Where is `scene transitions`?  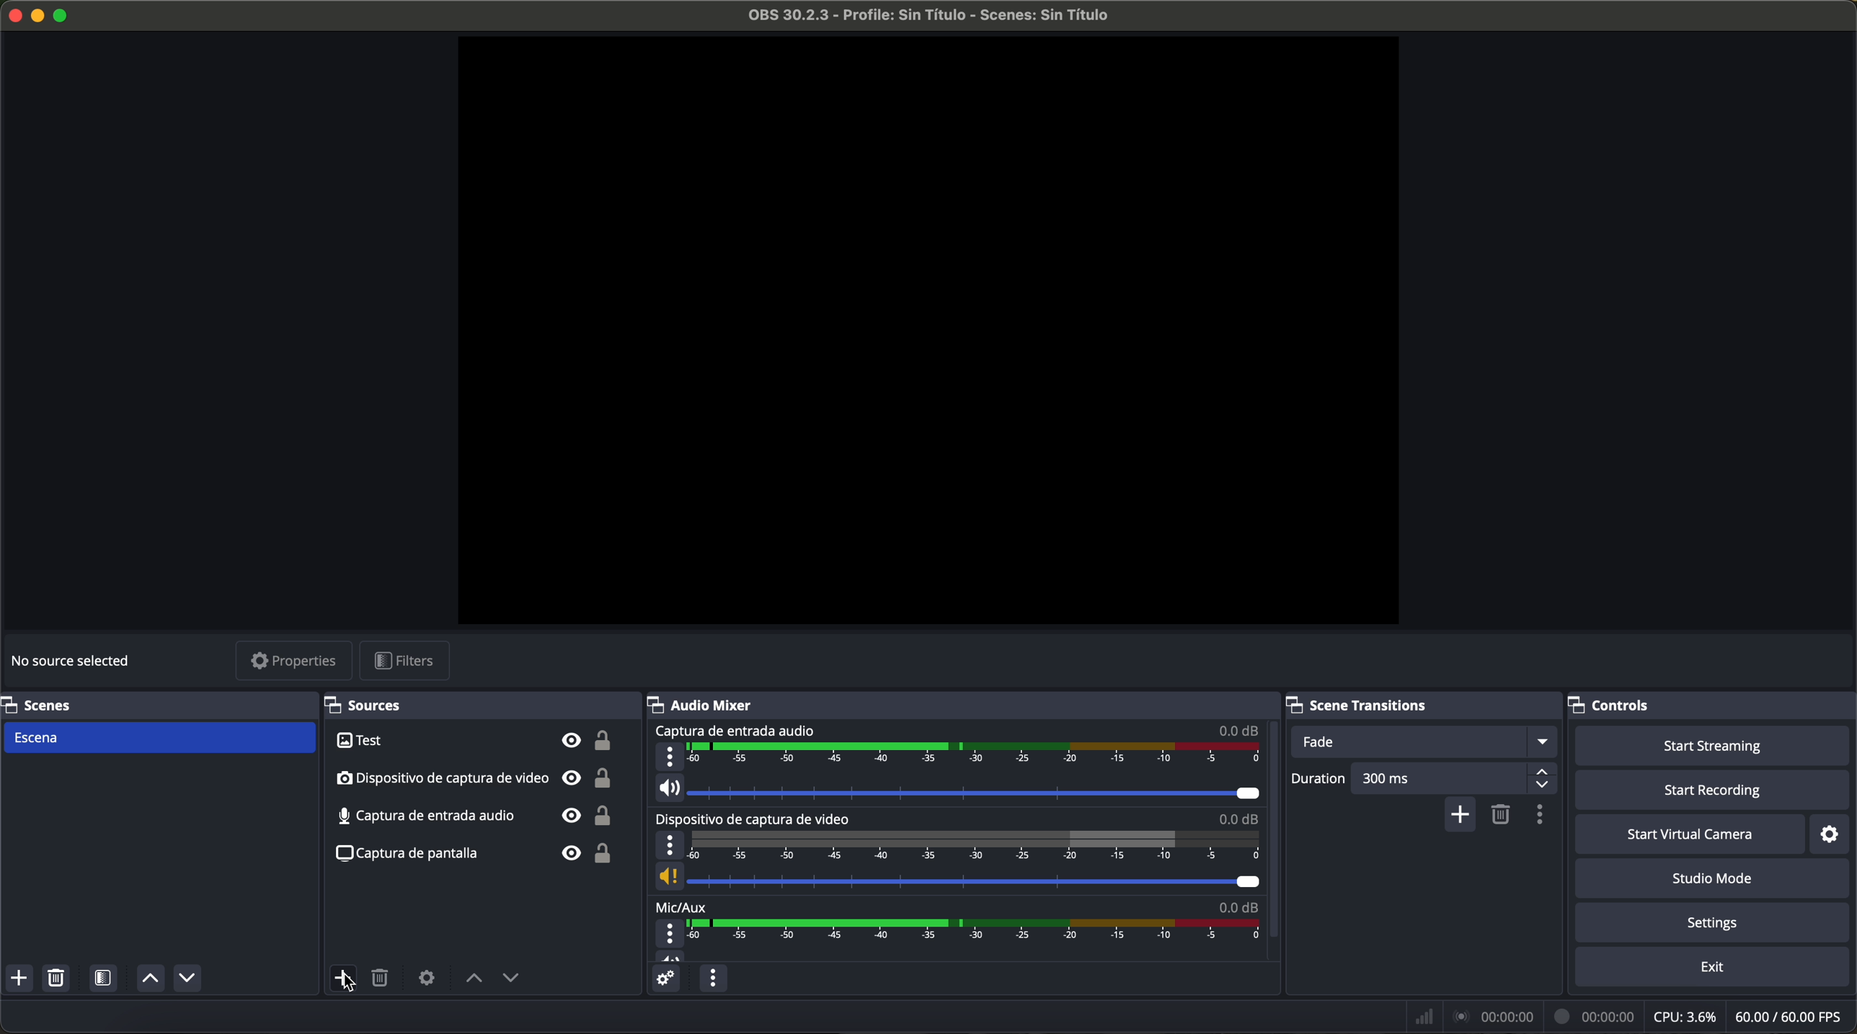 scene transitions is located at coordinates (1362, 705).